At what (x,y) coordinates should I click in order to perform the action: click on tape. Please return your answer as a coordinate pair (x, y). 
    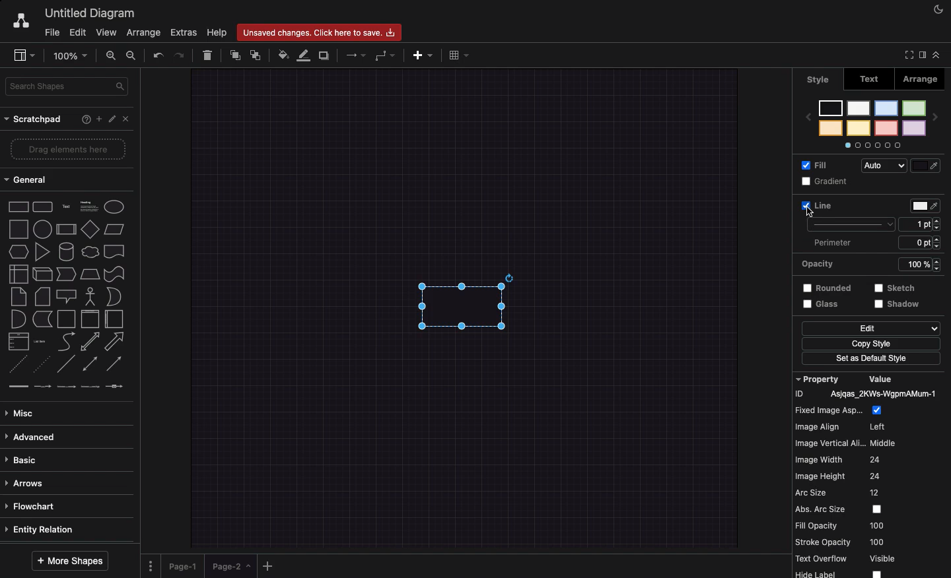
    Looking at the image, I should click on (113, 274).